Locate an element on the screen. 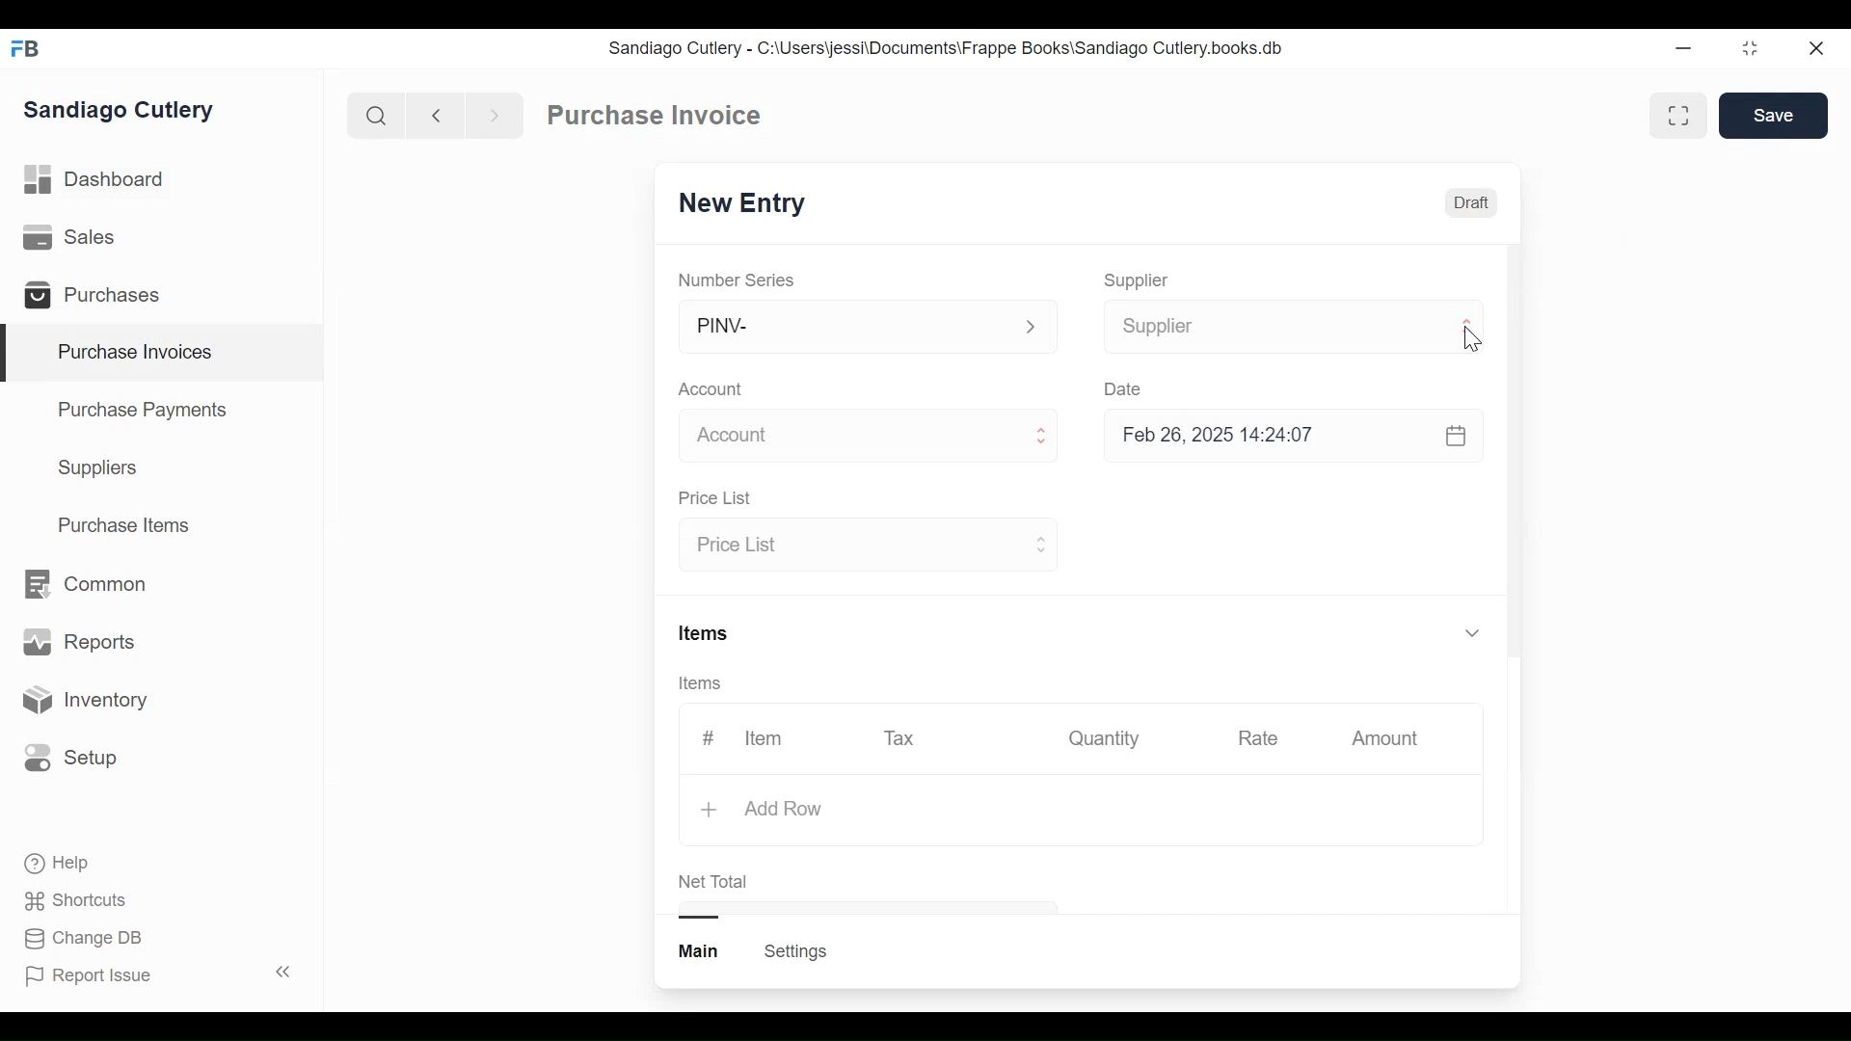 This screenshot has height=1041, width=1851. Date is located at coordinates (1124, 388).